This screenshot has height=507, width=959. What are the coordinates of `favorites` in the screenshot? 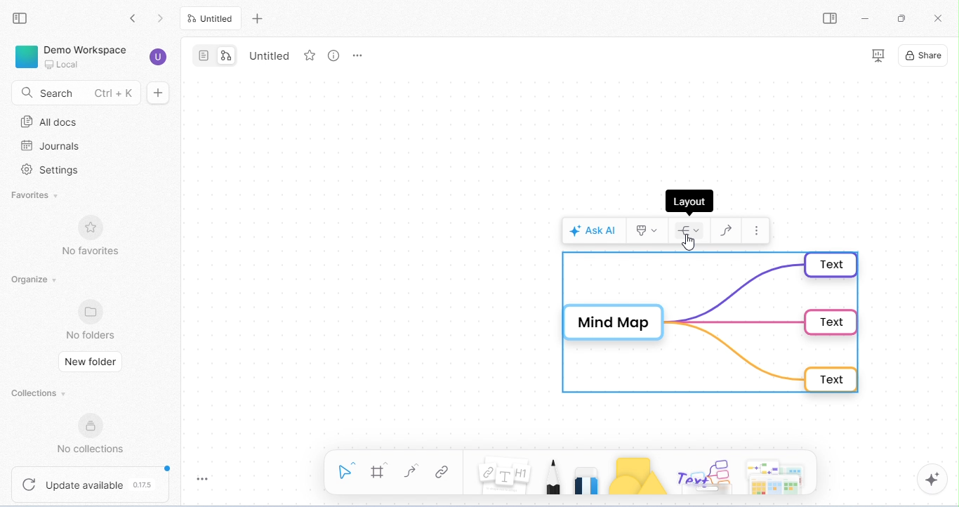 It's located at (39, 195).